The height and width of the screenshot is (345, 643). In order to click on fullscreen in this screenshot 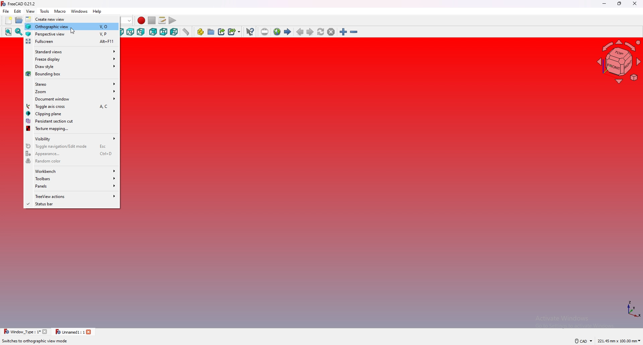, I will do `click(70, 41)`.